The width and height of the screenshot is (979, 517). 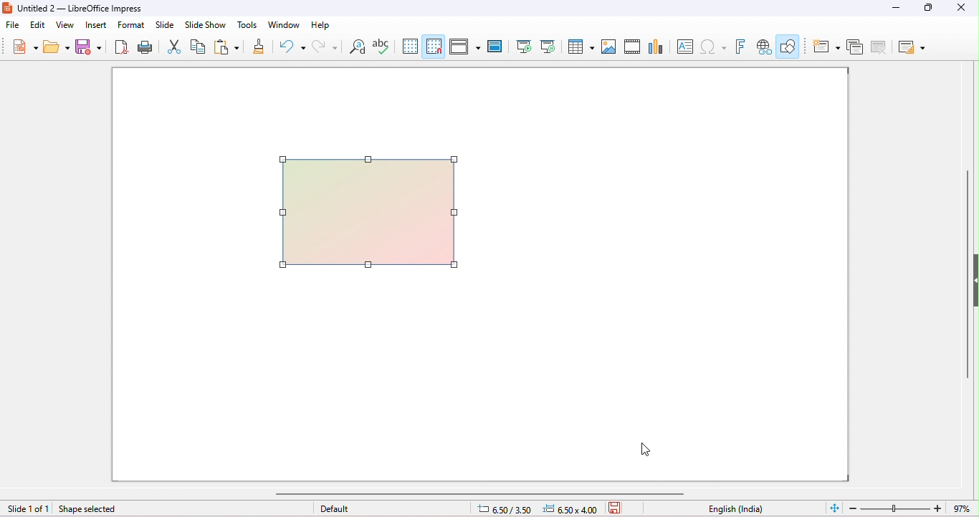 I want to click on start from beginning, so click(x=523, y=46).